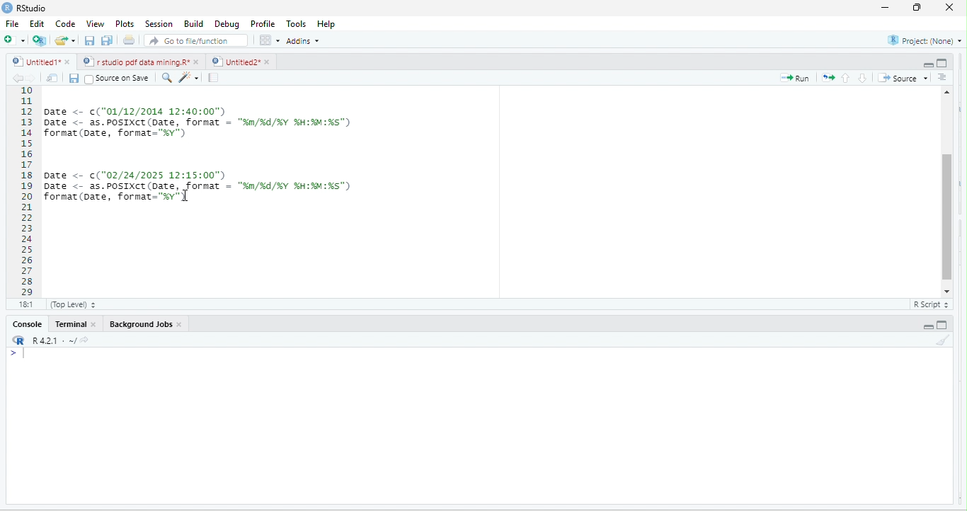  Describe the element at coordinates (327, 25) in the screenshot. I see `Help` at that location.